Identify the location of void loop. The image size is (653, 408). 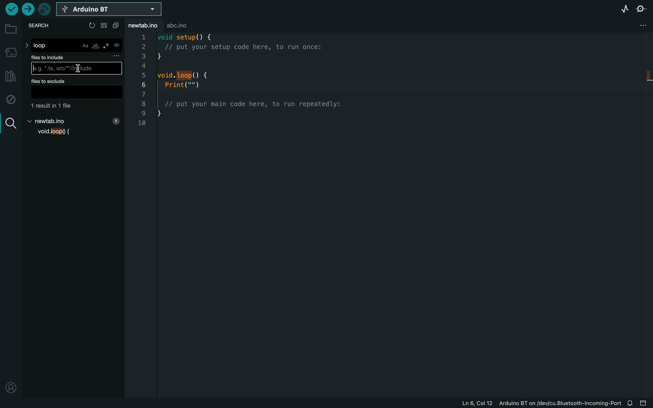
(57, 132).